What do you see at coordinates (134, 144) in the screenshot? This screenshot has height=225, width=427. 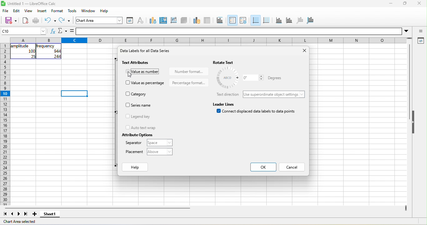 I see `separator` at bounding box center [134, 144].